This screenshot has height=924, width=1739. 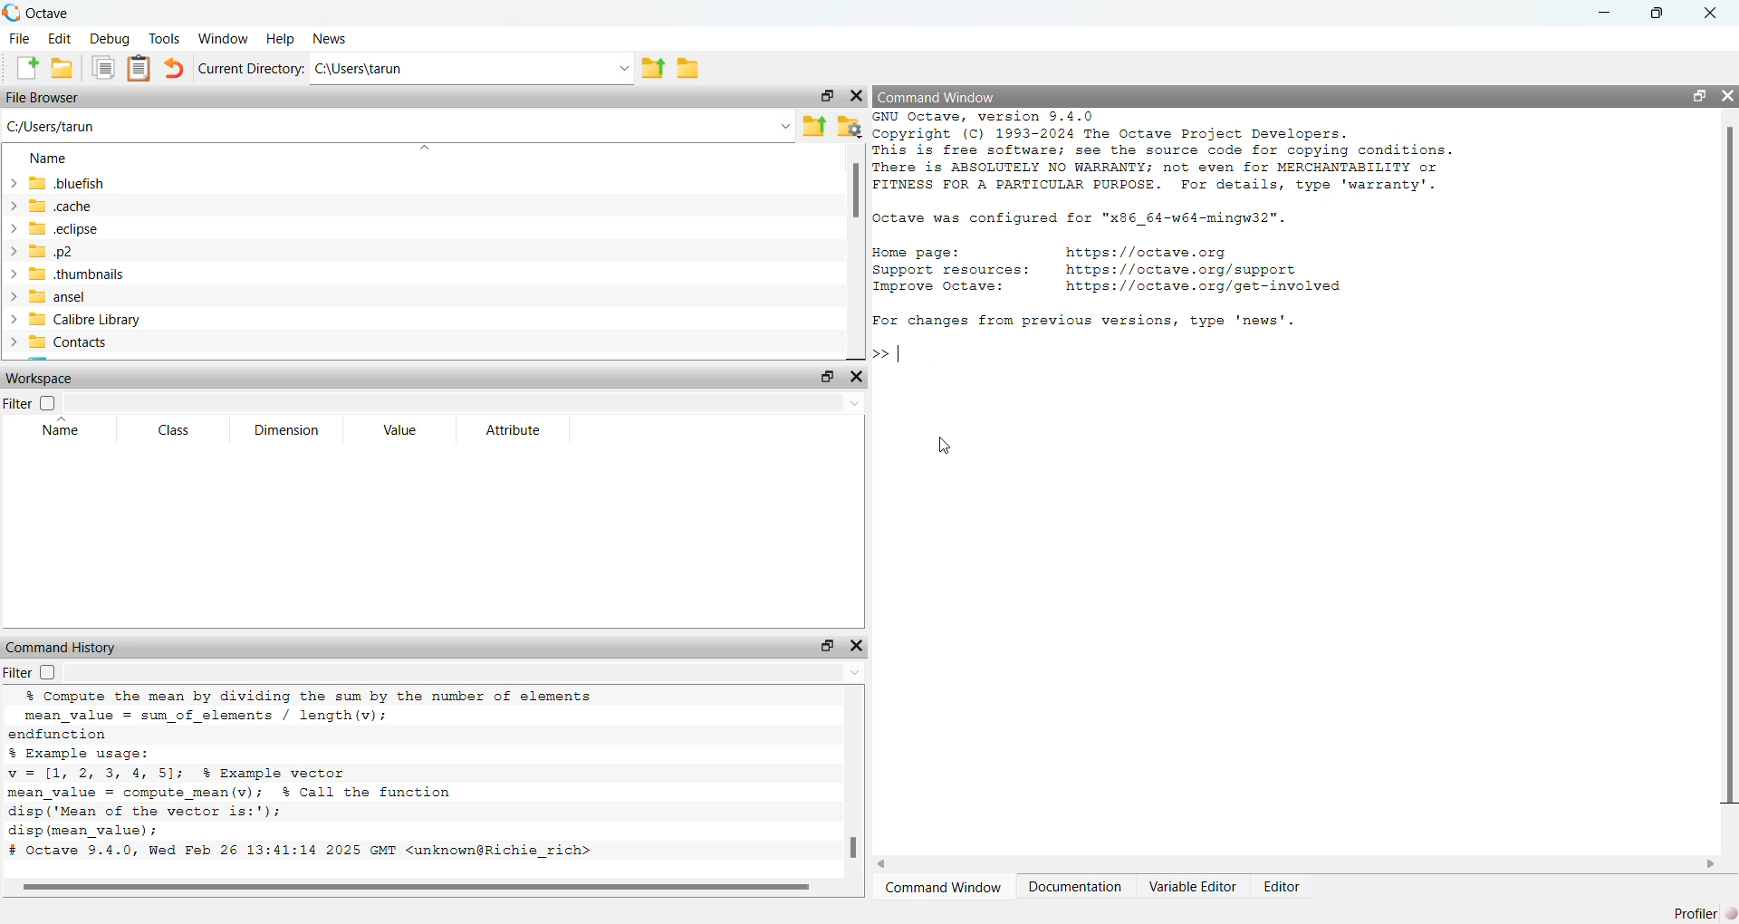 What do you see at coordinates (26, 68) in the screenshot?
I see `add file` at bounding box center [26, 68].